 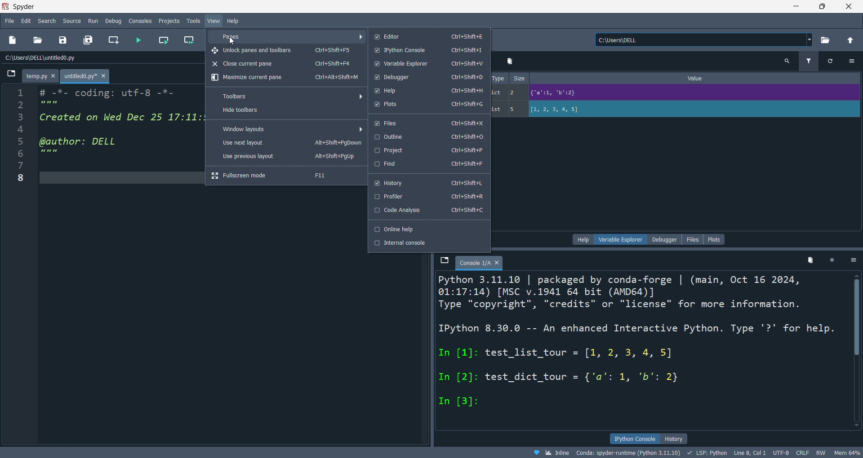 What do you see at coordinates (52, 58) in the screenshot?
I see `C:\Users\DELL\untitled0.py` at bounding box center [52, 58].